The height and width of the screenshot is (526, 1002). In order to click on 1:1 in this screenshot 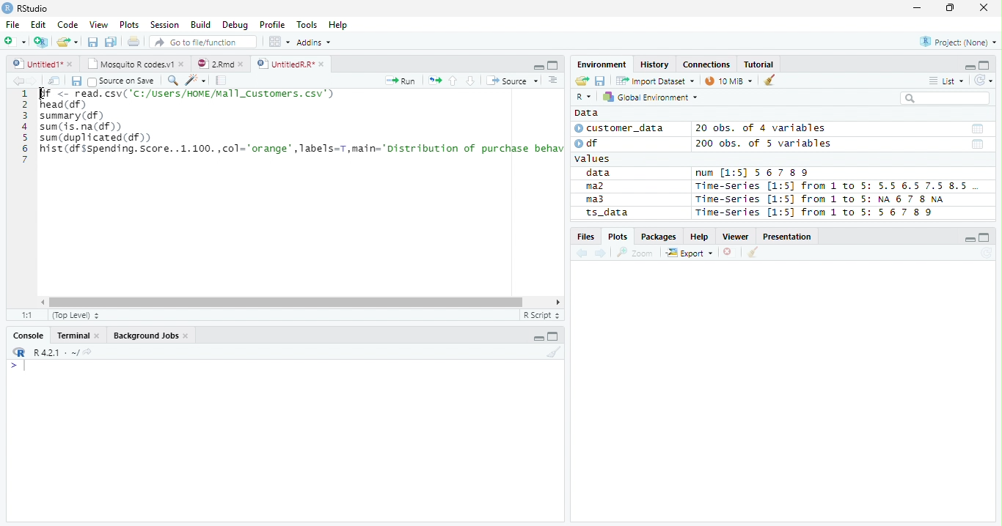, I will do `click(27, 315)`.